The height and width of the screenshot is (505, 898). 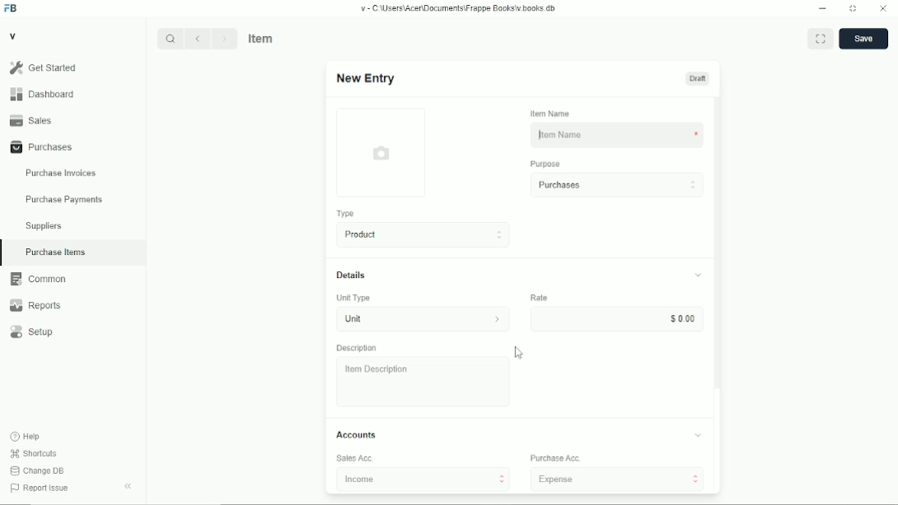 I want to click on rate, so click(x=539, y=297).